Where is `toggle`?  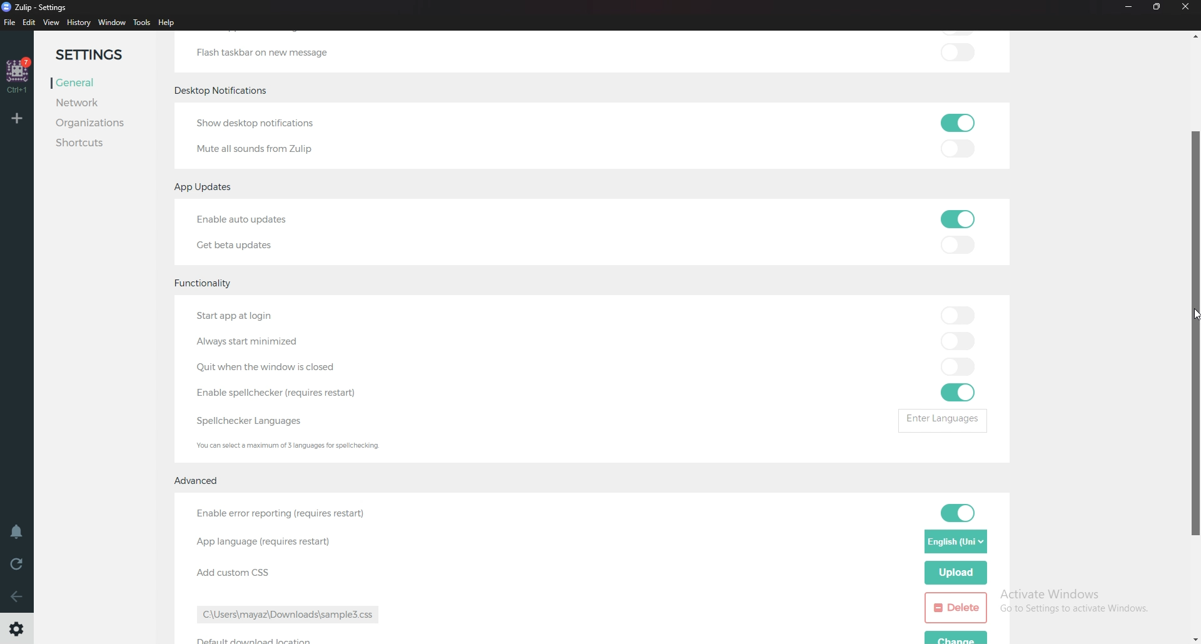
toggle is located at coordinates (957, 149).